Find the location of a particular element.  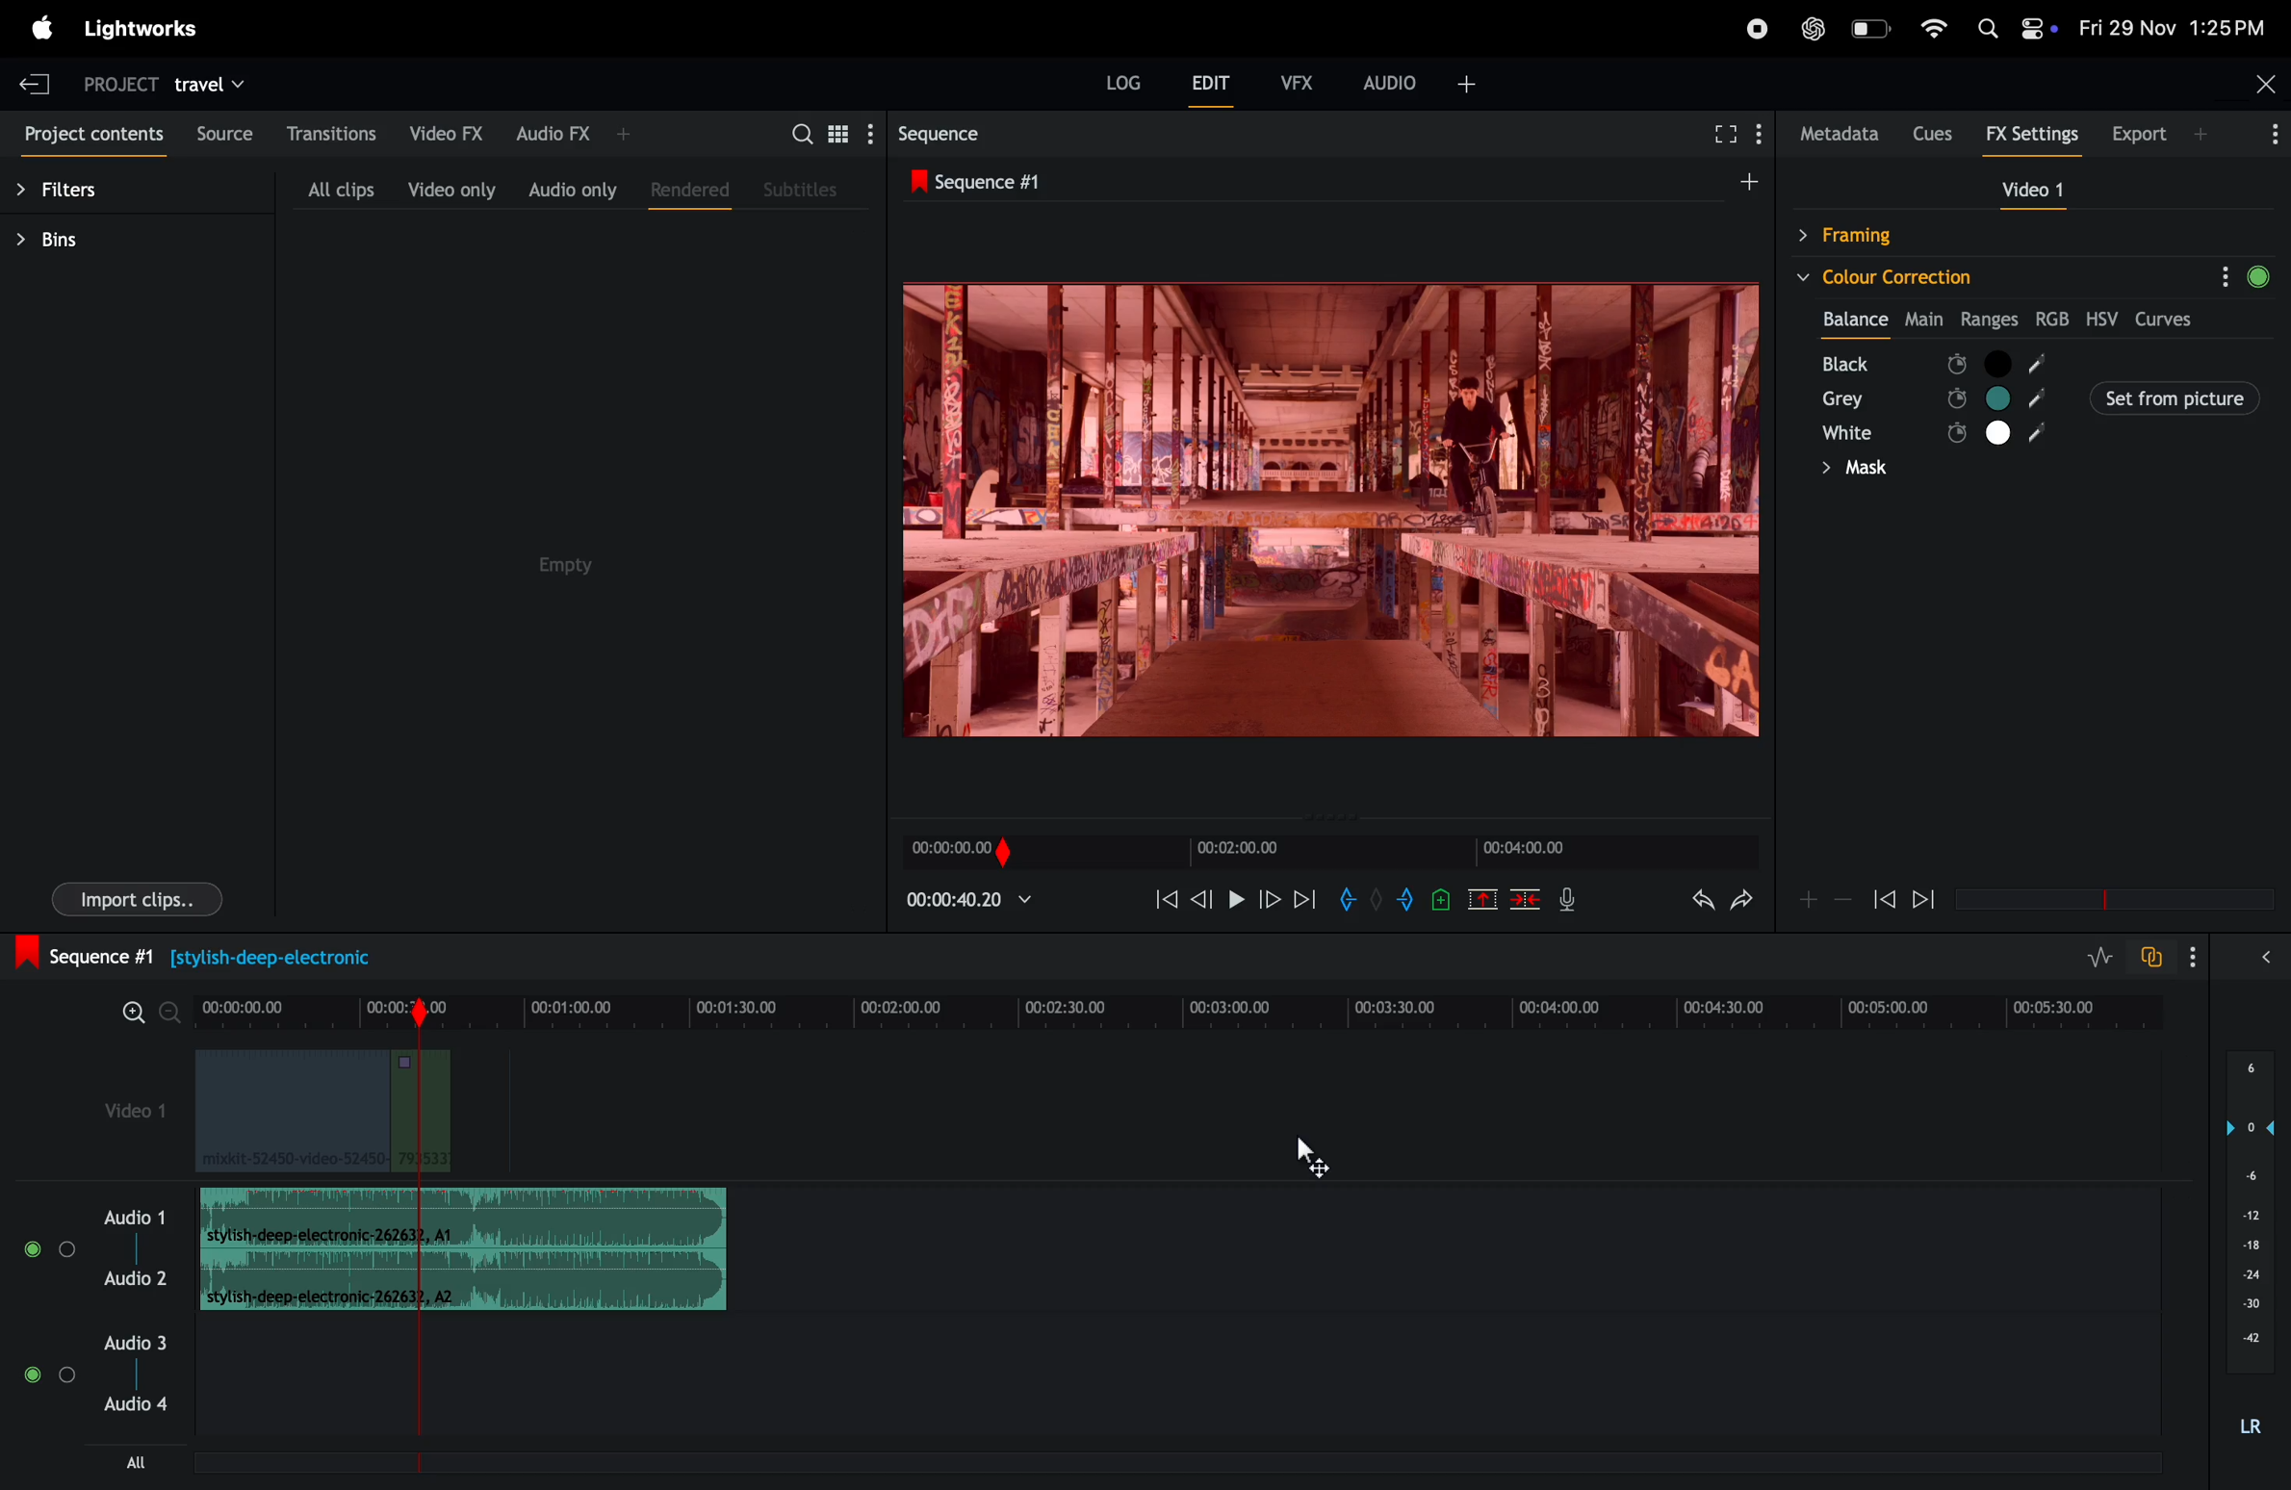

rewind is located at coordinates (1884, 900).